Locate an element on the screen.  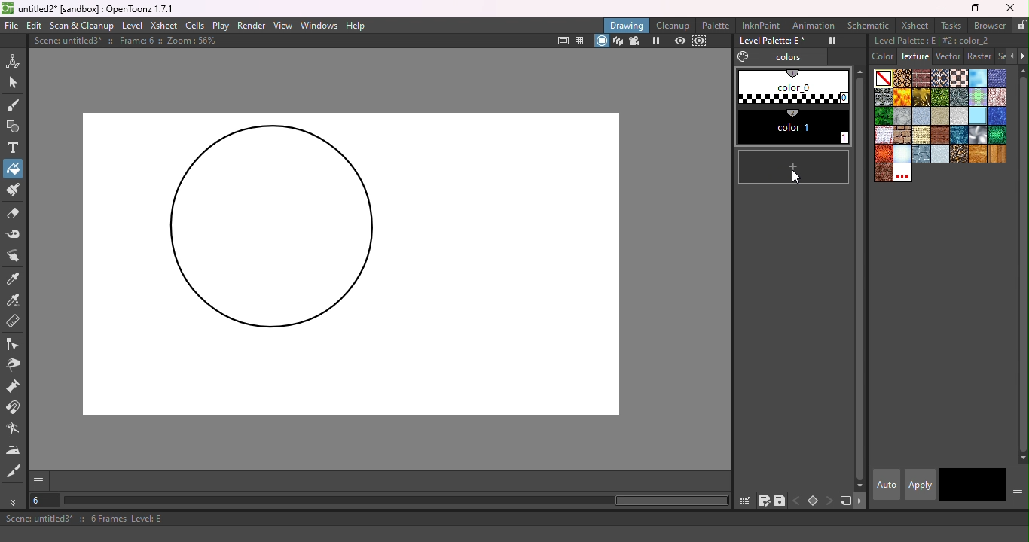
Brickwork.bmp is located at coordinates (922, 78).